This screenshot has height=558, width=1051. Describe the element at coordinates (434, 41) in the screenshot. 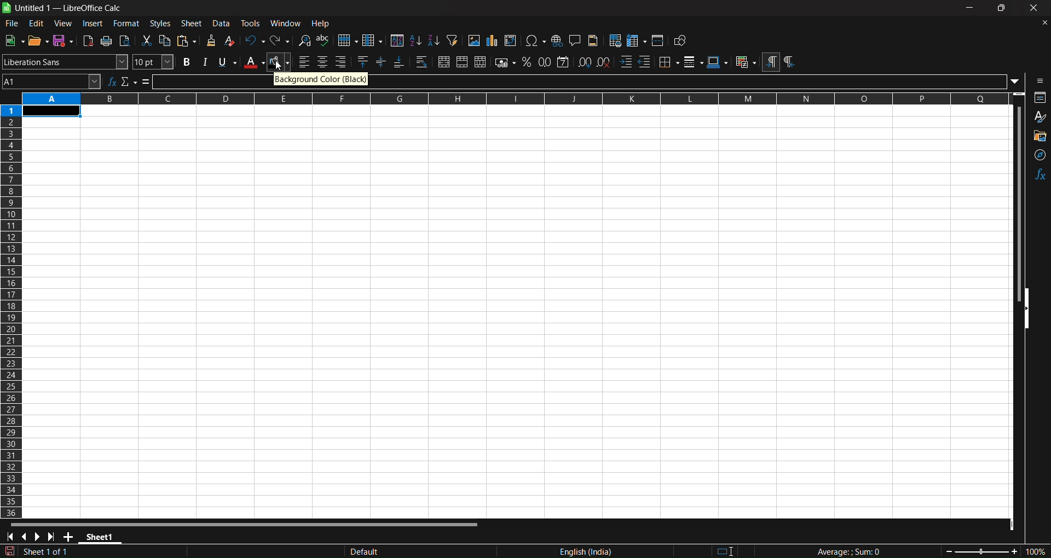

I see `sort descending` at that location.